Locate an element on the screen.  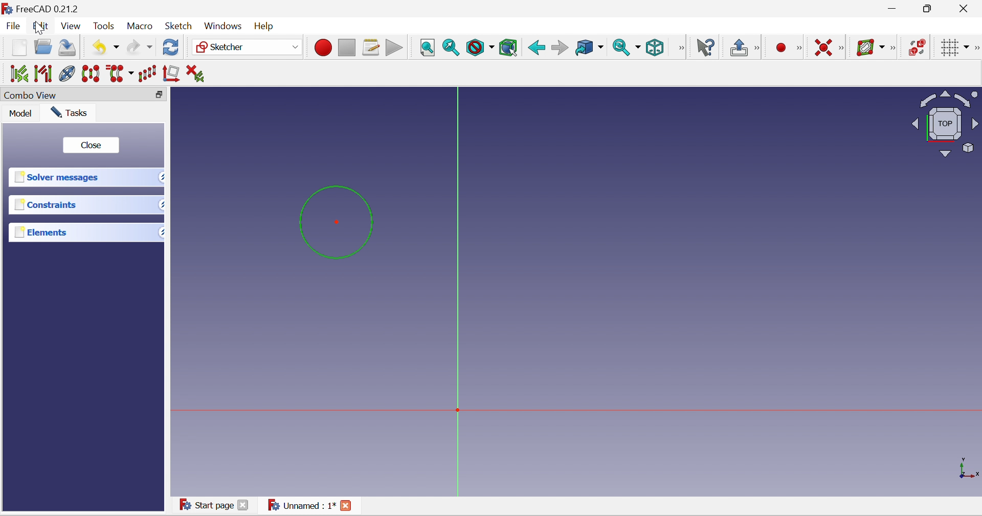
View is located at coordinates (680, 48).